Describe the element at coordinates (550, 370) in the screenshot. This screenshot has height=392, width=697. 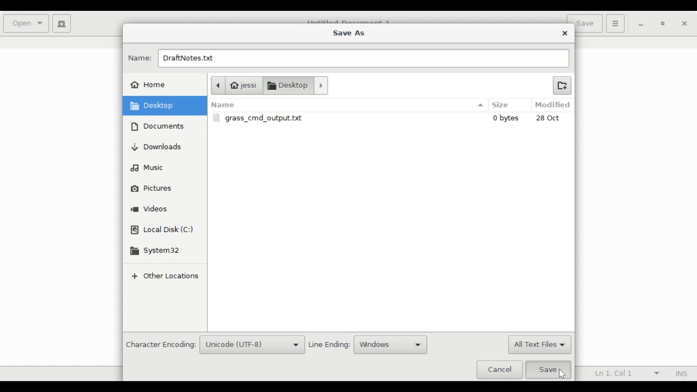
I see `Save` at that location.